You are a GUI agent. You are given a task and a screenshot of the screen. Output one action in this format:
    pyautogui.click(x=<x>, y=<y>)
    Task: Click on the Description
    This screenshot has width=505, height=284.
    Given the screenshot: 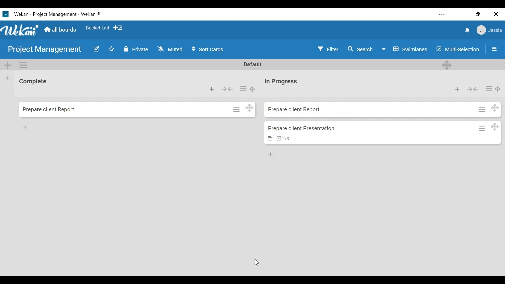 What is the action you would take?
    pyautogui.click(x=270, y=139)
    